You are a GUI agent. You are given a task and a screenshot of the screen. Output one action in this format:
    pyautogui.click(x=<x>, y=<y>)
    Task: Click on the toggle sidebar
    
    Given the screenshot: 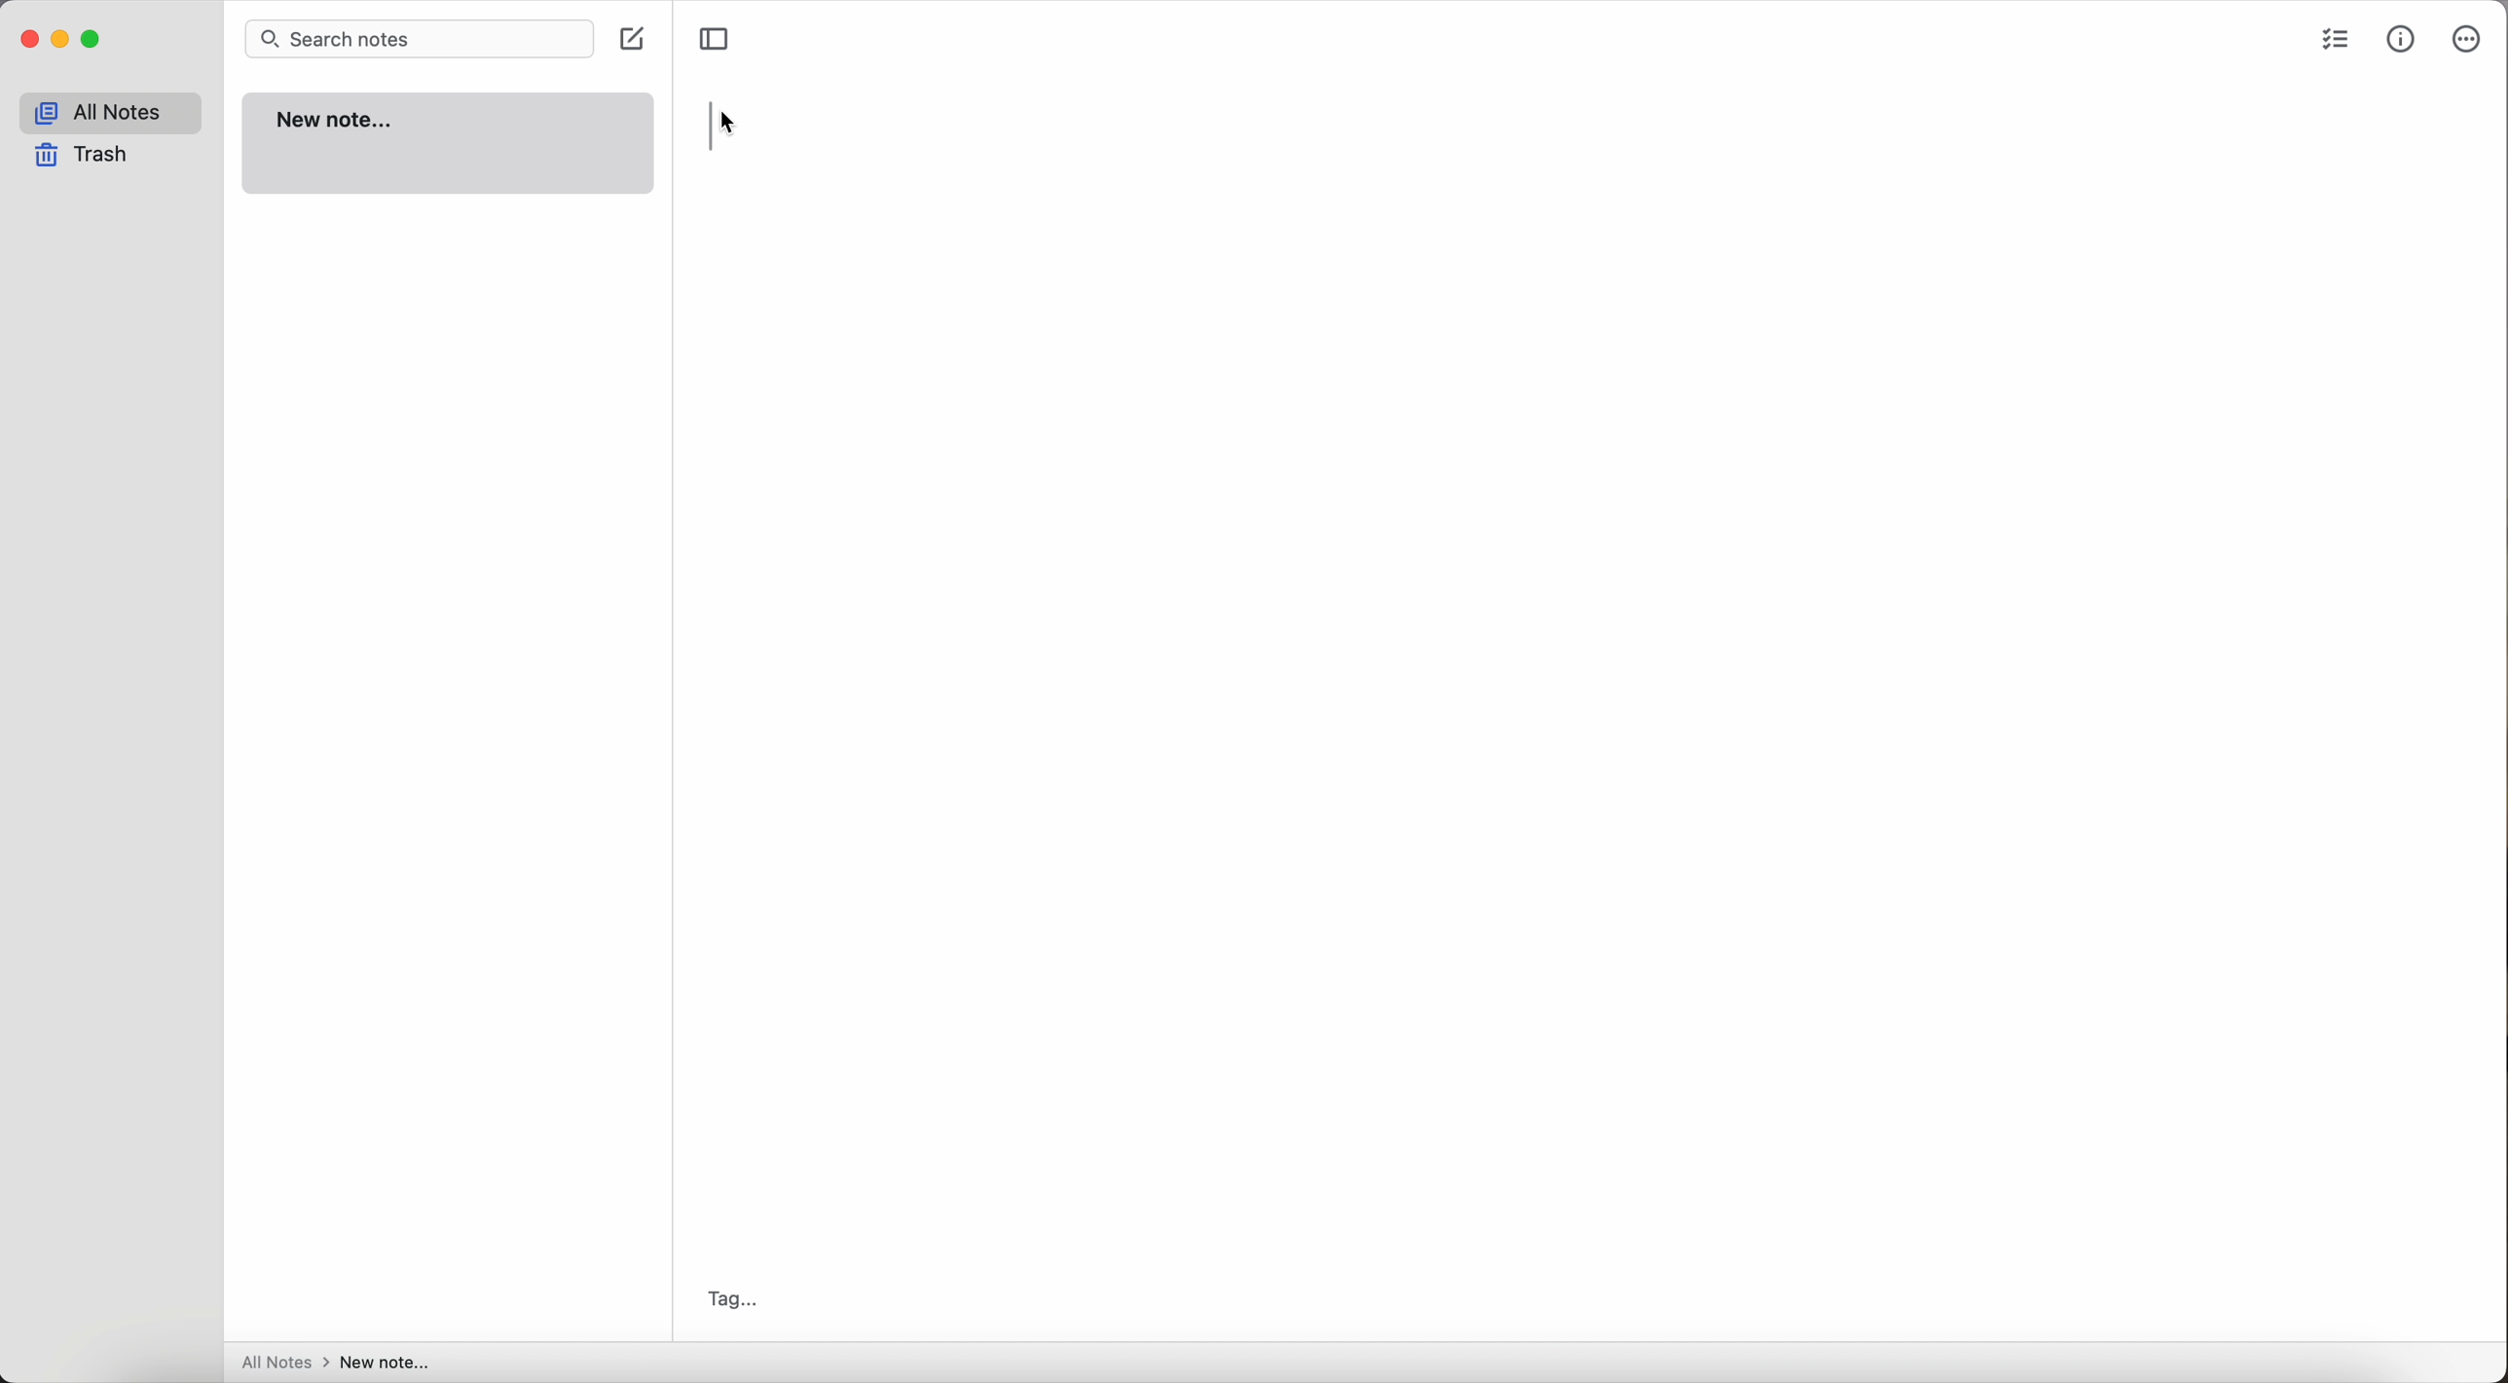 What is the action you would take?
    pyautogui.click(x=714, y=40)
    